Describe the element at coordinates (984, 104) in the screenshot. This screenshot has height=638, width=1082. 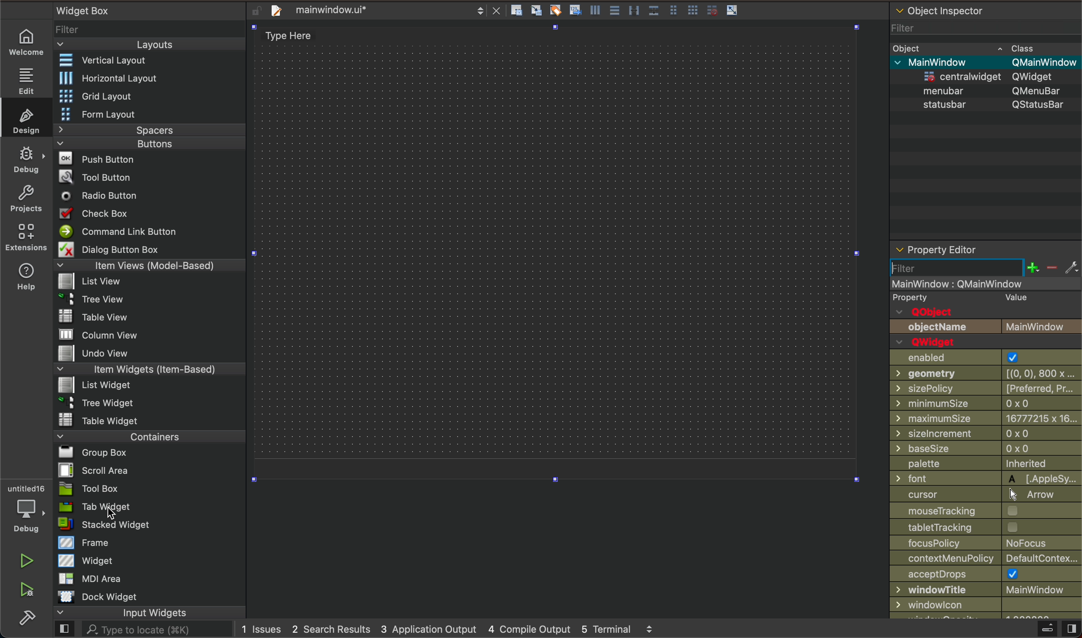
I see `statusbar QStatusBar` at that location.